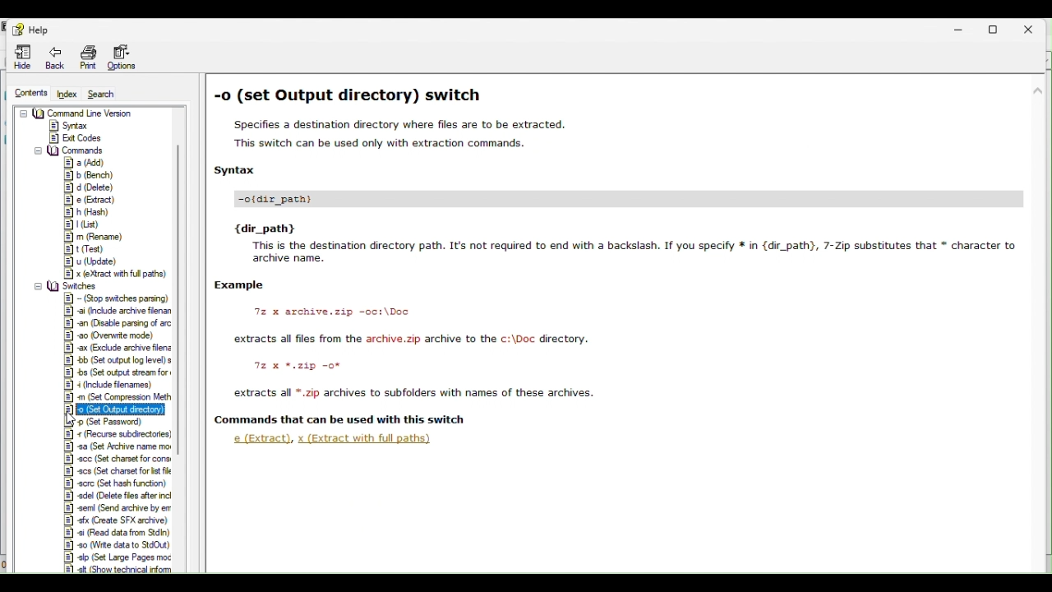 This screenshot has width=1052, height=592. I want to click on Exclude archive, so click(113, 348).